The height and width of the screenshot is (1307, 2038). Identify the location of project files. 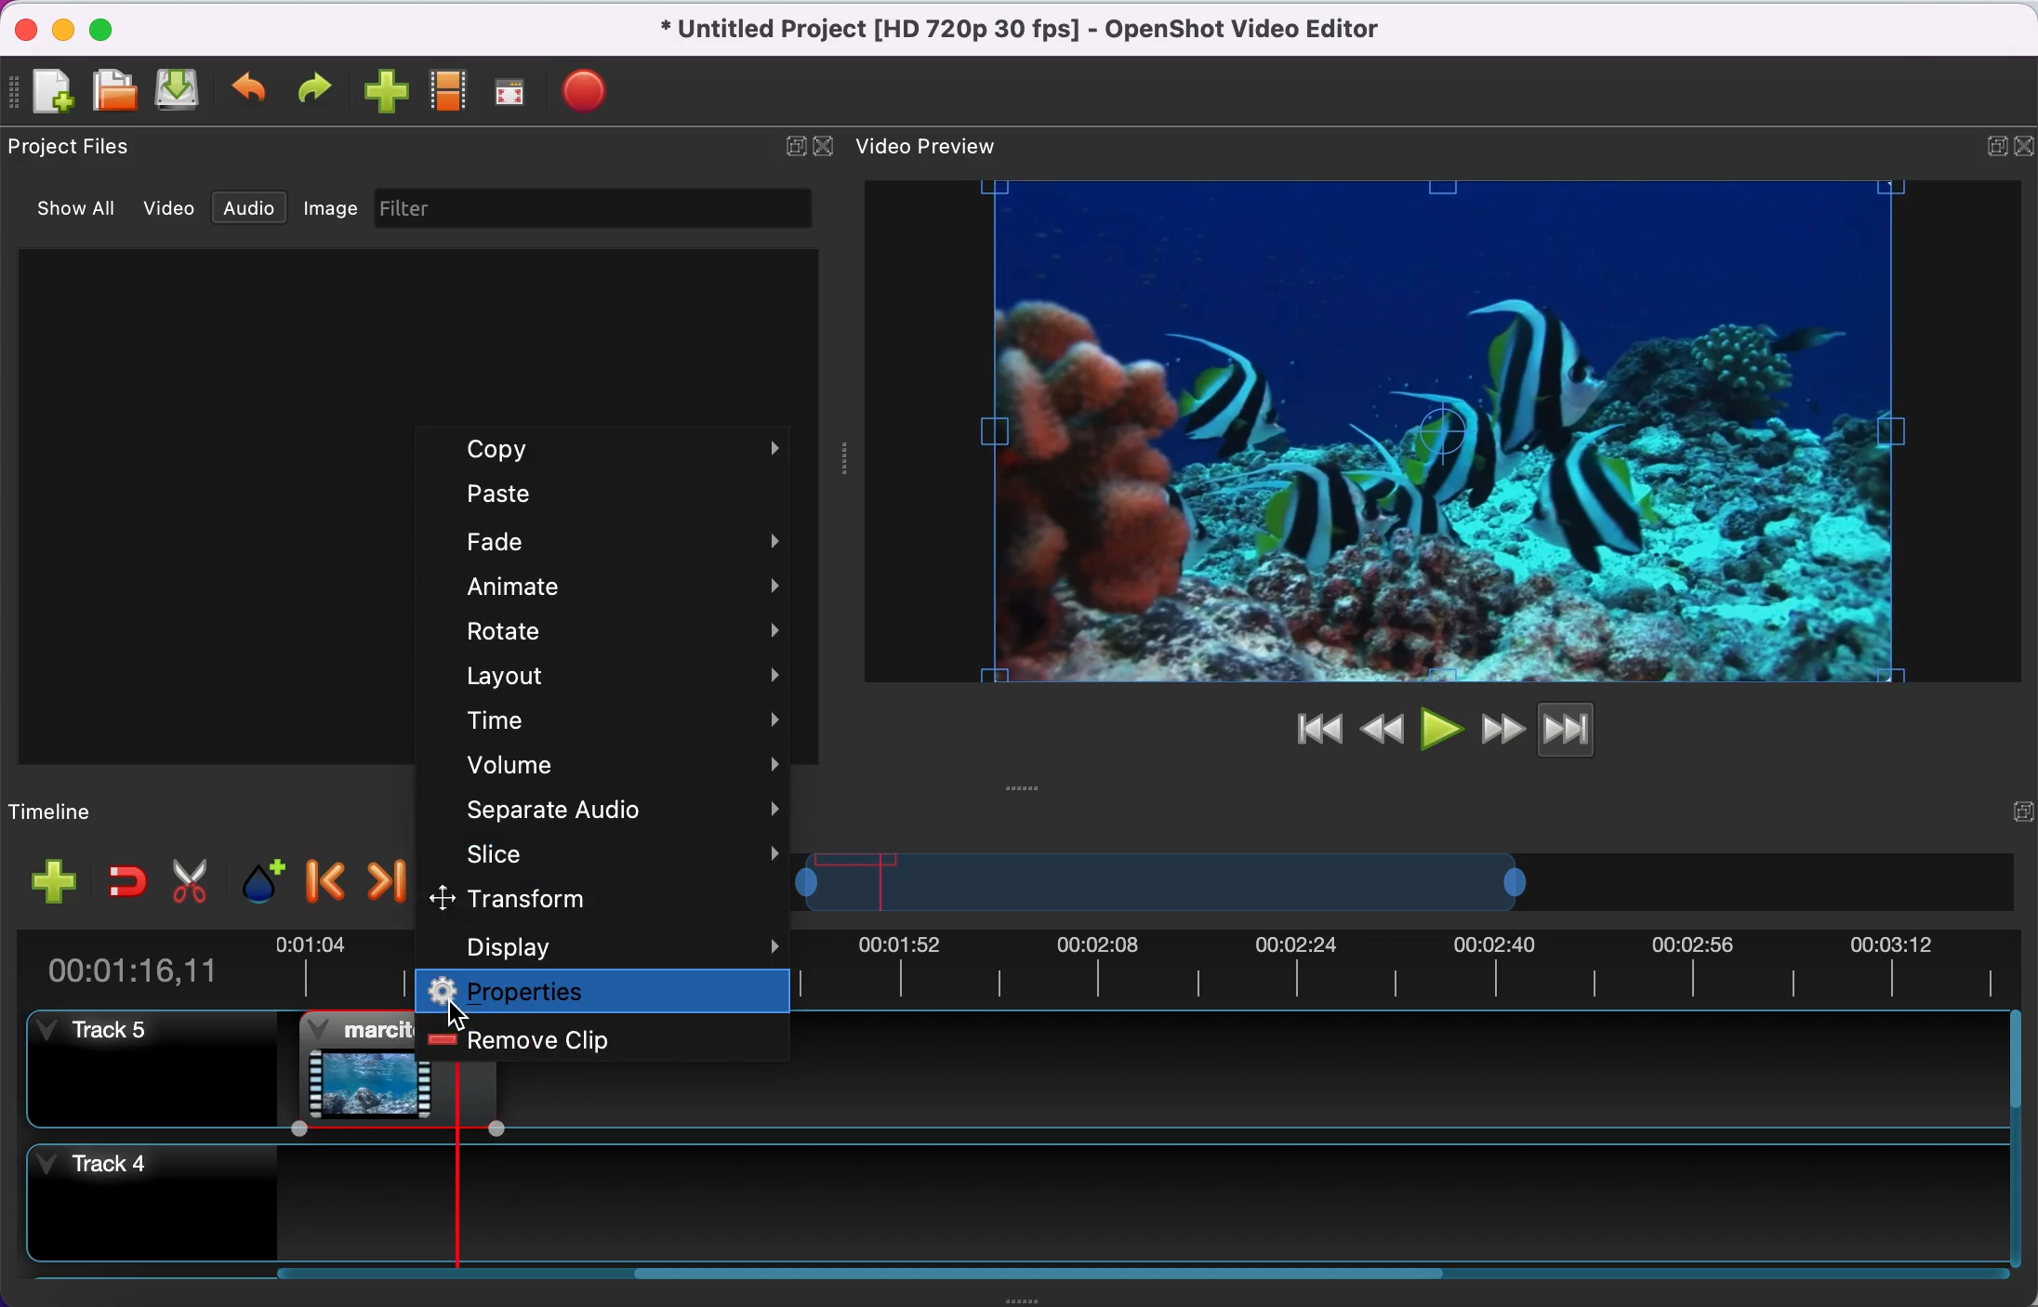
(86, 147).